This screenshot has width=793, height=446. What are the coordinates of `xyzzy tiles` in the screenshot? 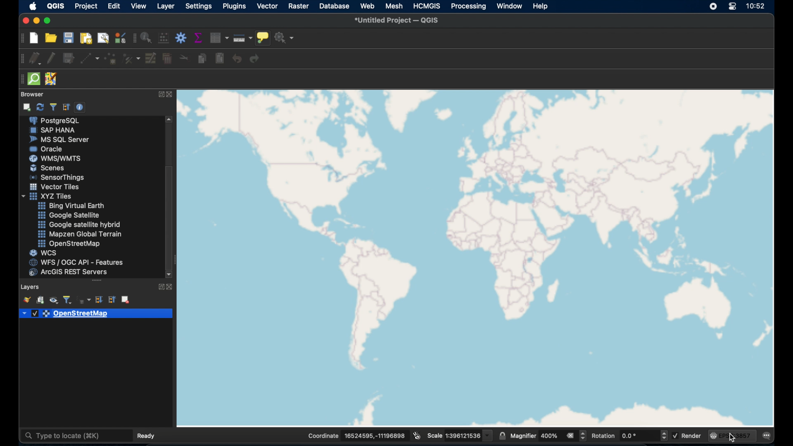 It's located at (46, 196).